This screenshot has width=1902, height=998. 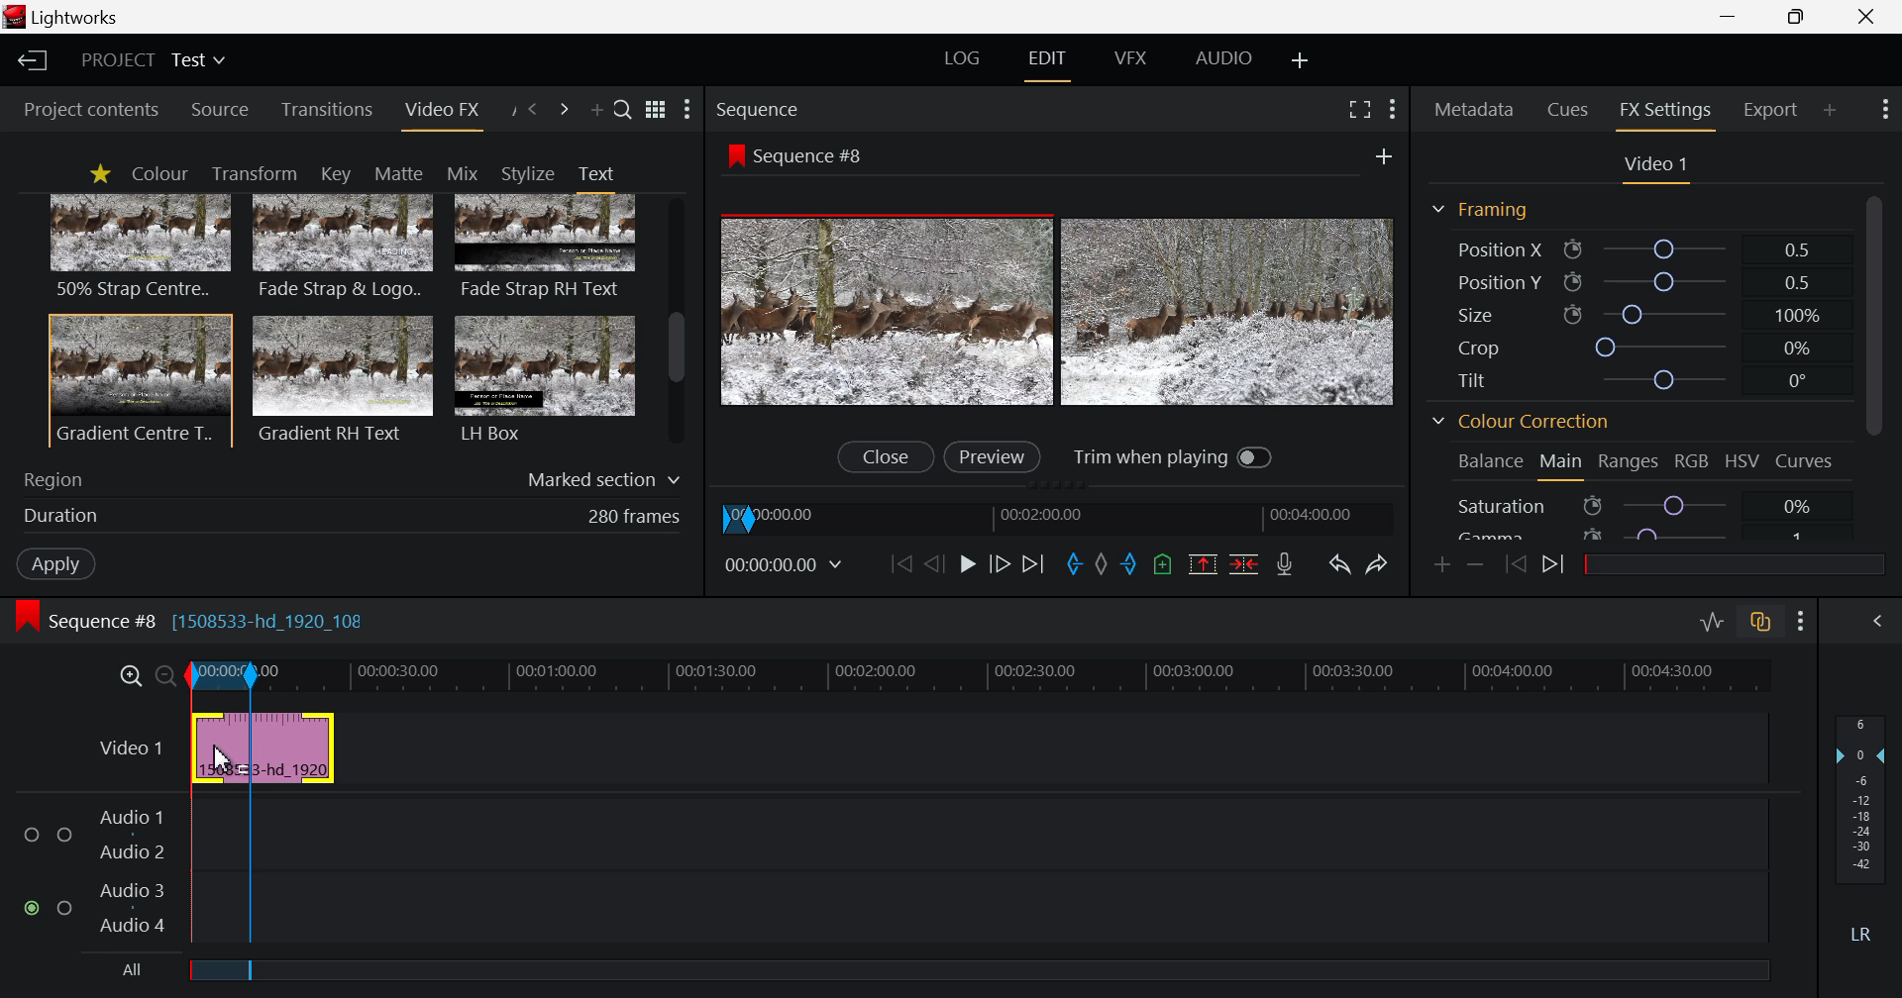 I want to click on Toggle between list and title views, so click(x=658, y=109).